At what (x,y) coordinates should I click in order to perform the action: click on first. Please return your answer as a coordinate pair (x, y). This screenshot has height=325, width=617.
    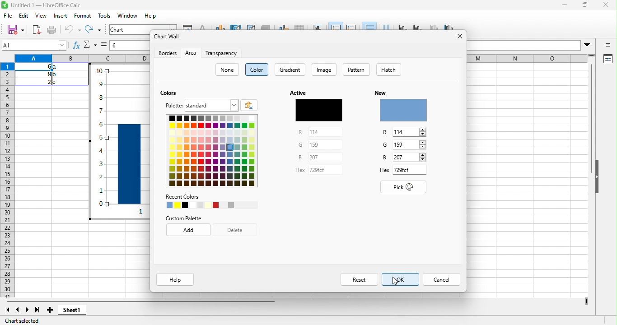
    Looking at the image, I should click on (9, 311).